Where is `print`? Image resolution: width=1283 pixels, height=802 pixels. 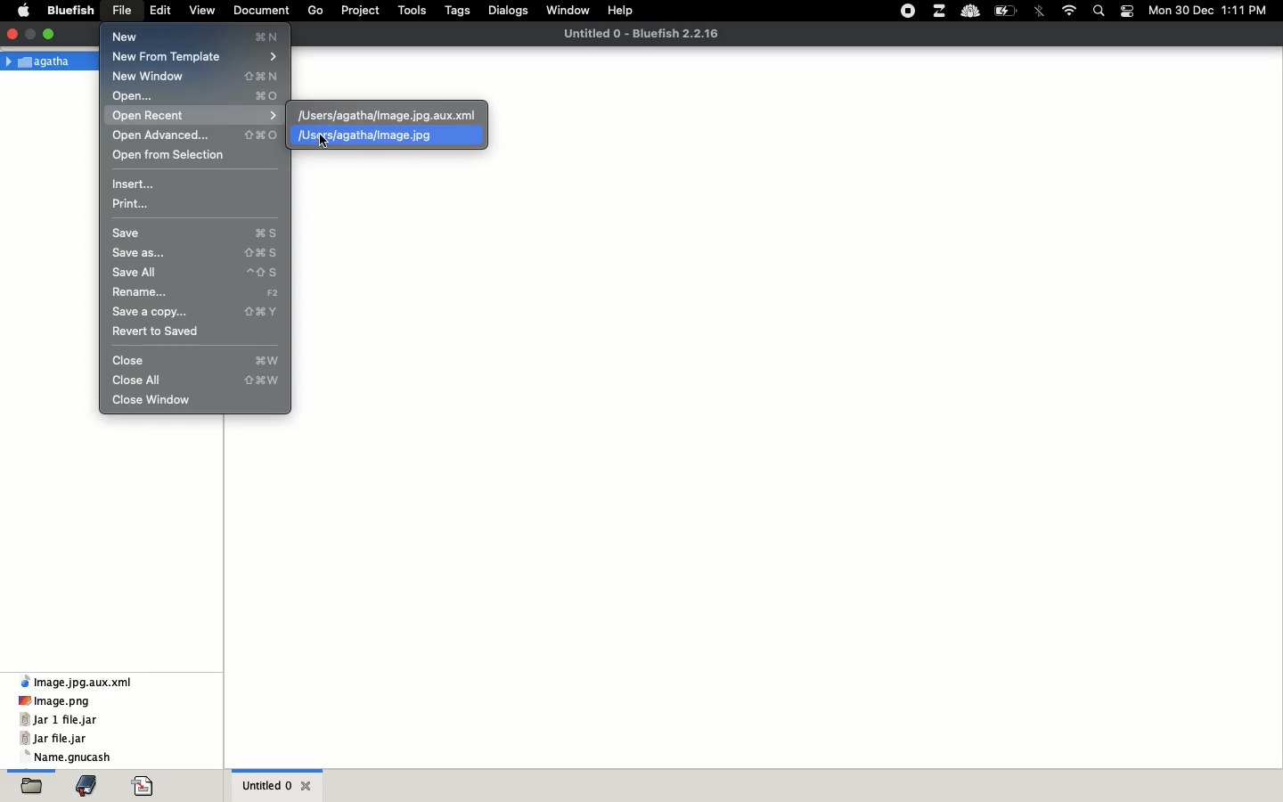
print is located at coordinates (132, 204).